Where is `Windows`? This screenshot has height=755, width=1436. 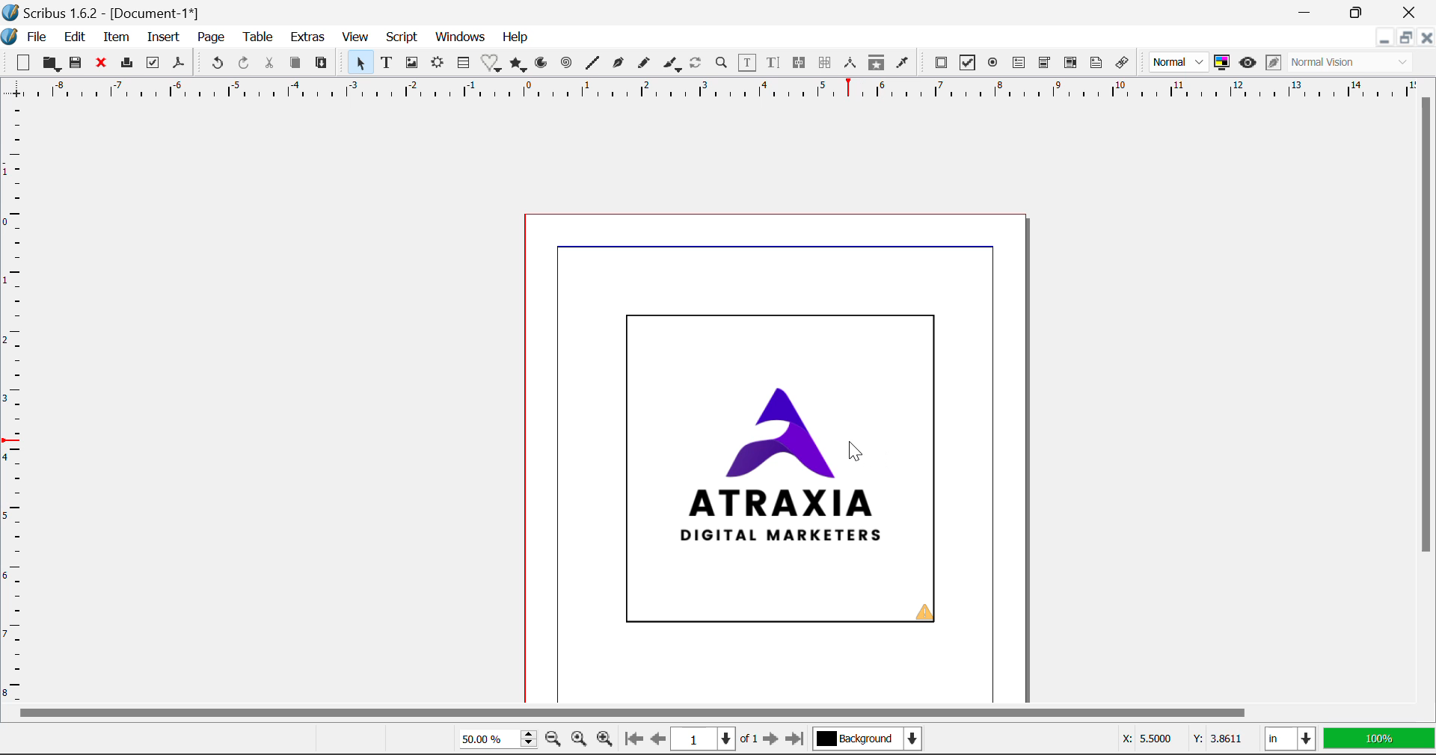
Windows is located at coordinates (461, 37).